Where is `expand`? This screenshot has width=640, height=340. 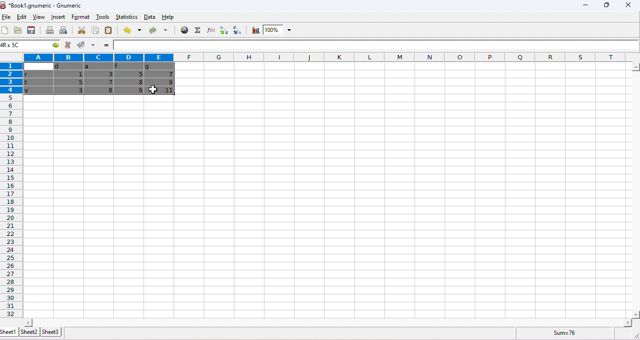 expand is located at coordinates (633, 335).